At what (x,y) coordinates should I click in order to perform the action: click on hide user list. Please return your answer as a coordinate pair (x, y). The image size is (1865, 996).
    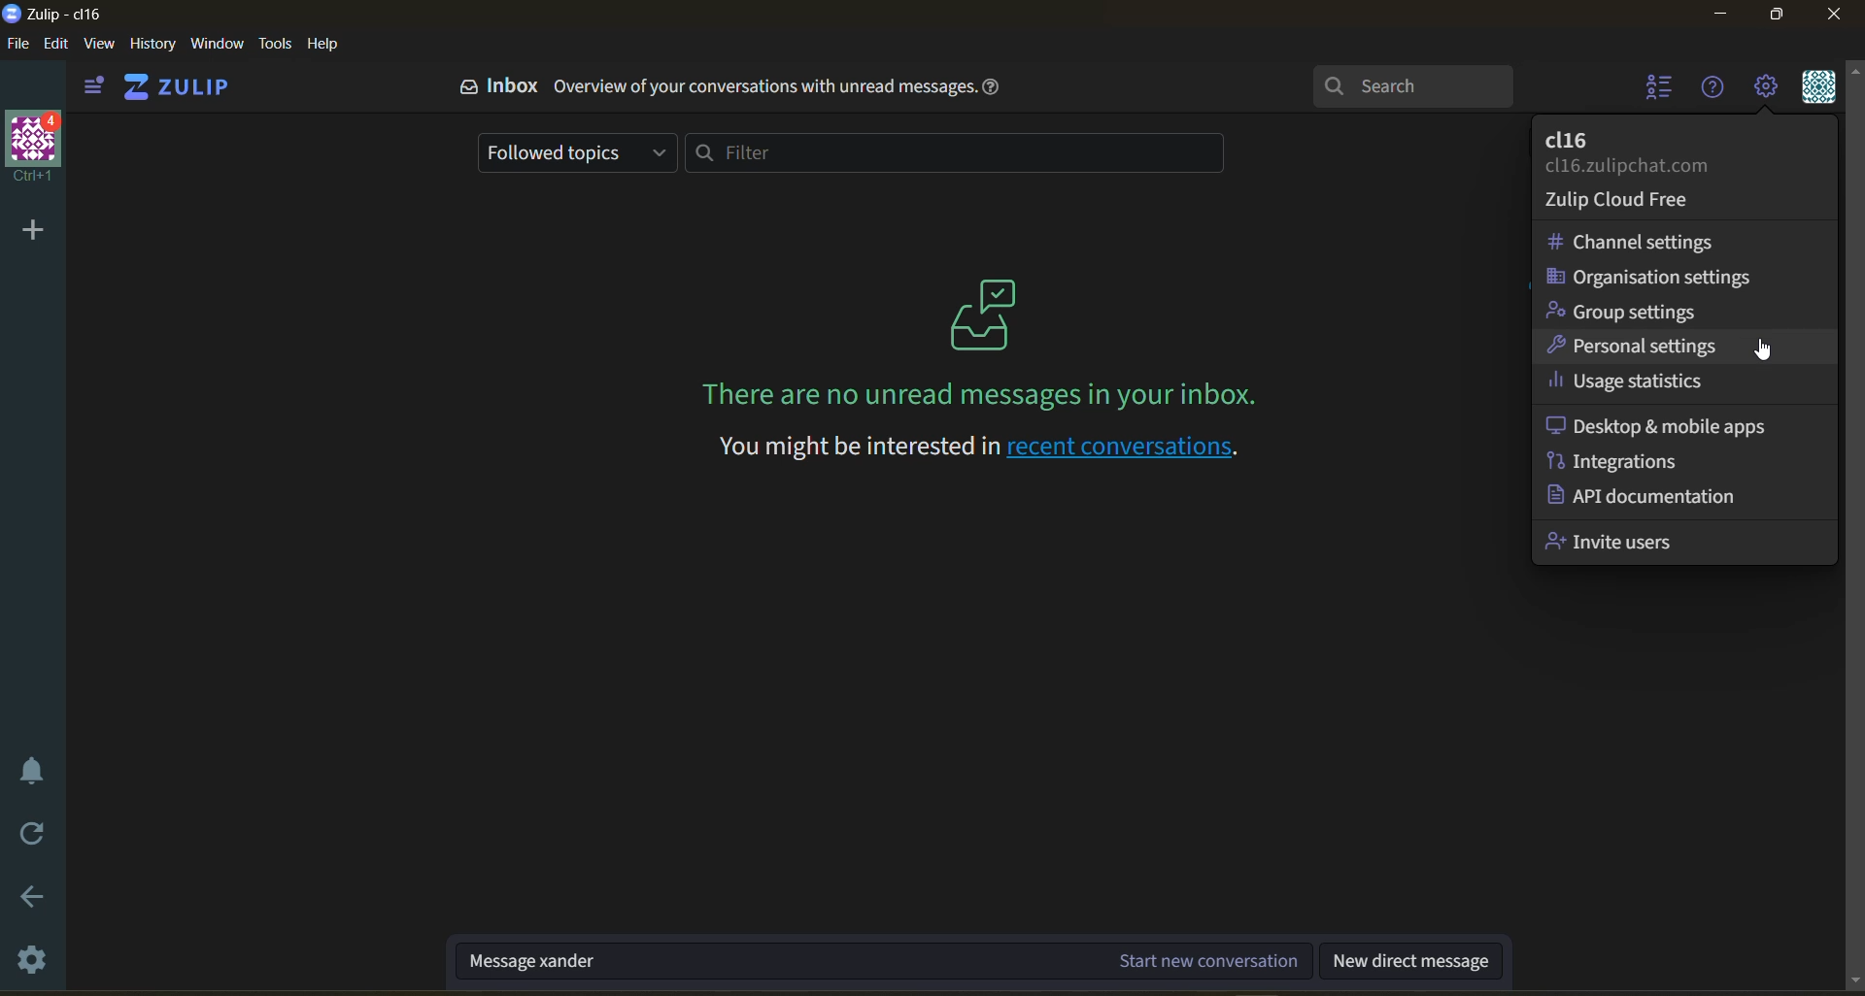
    Looking at the image, I should click on (1655, 90).